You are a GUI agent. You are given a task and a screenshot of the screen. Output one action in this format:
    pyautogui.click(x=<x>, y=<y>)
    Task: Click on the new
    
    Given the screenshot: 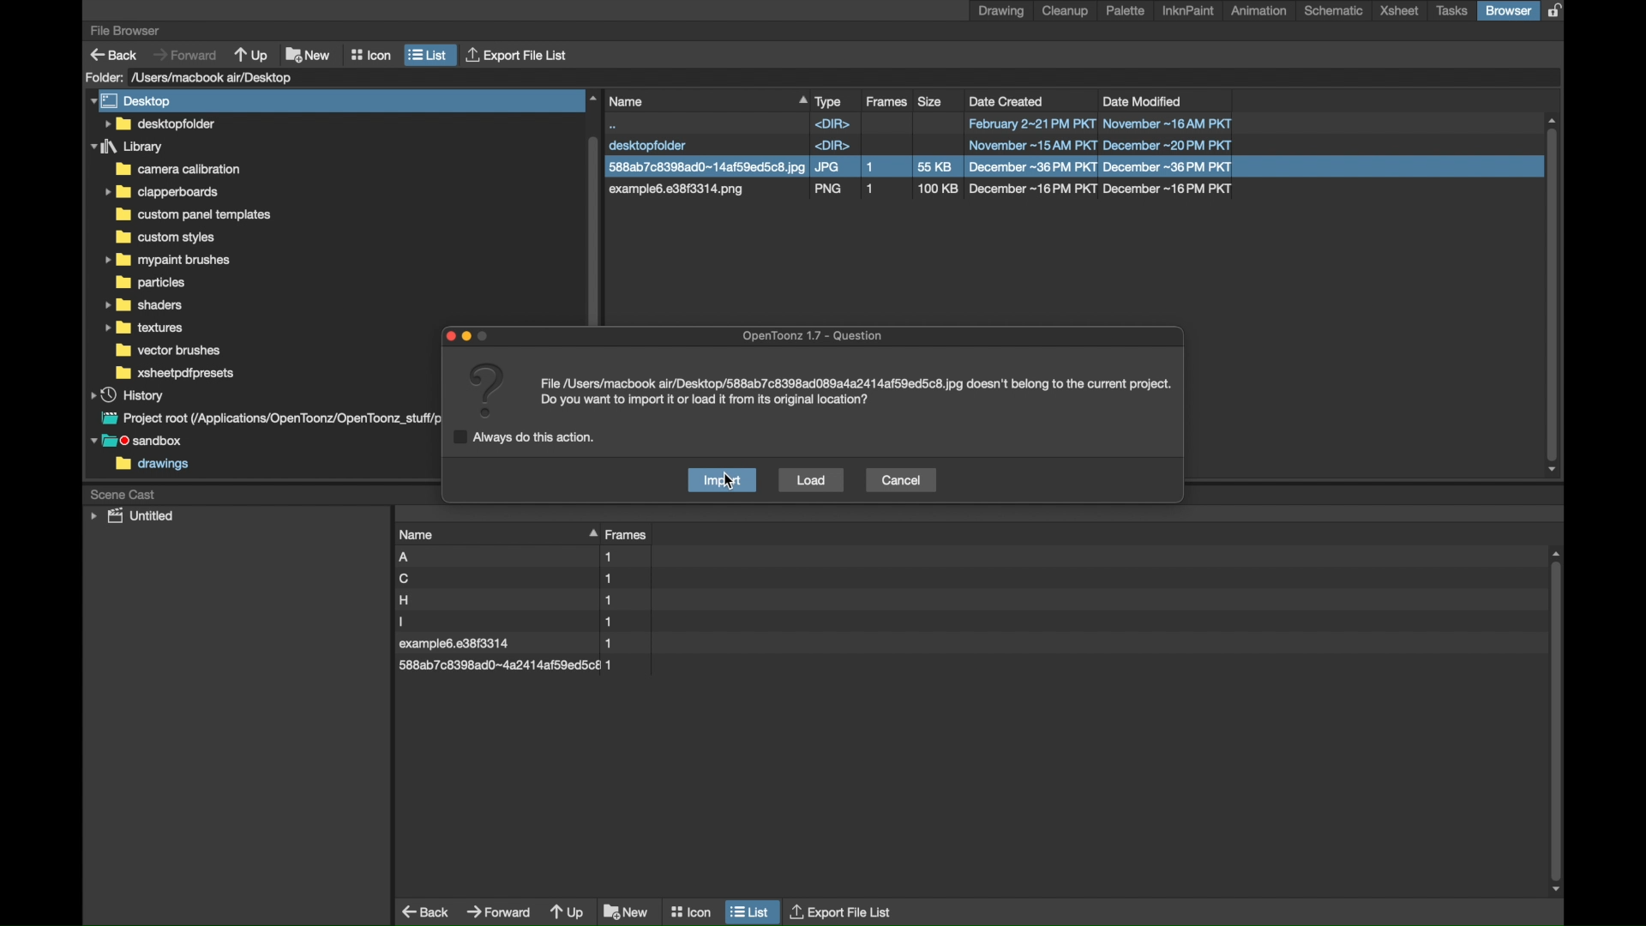 What is the action you would take?
    pyautogui.click(x=627, y=911)
    